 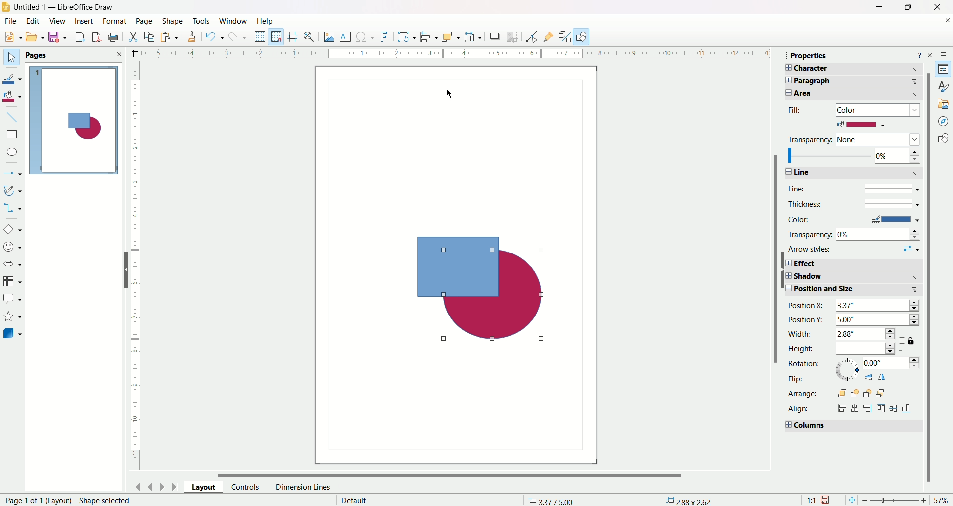 I want to click on open, so click(x=35, y=38).